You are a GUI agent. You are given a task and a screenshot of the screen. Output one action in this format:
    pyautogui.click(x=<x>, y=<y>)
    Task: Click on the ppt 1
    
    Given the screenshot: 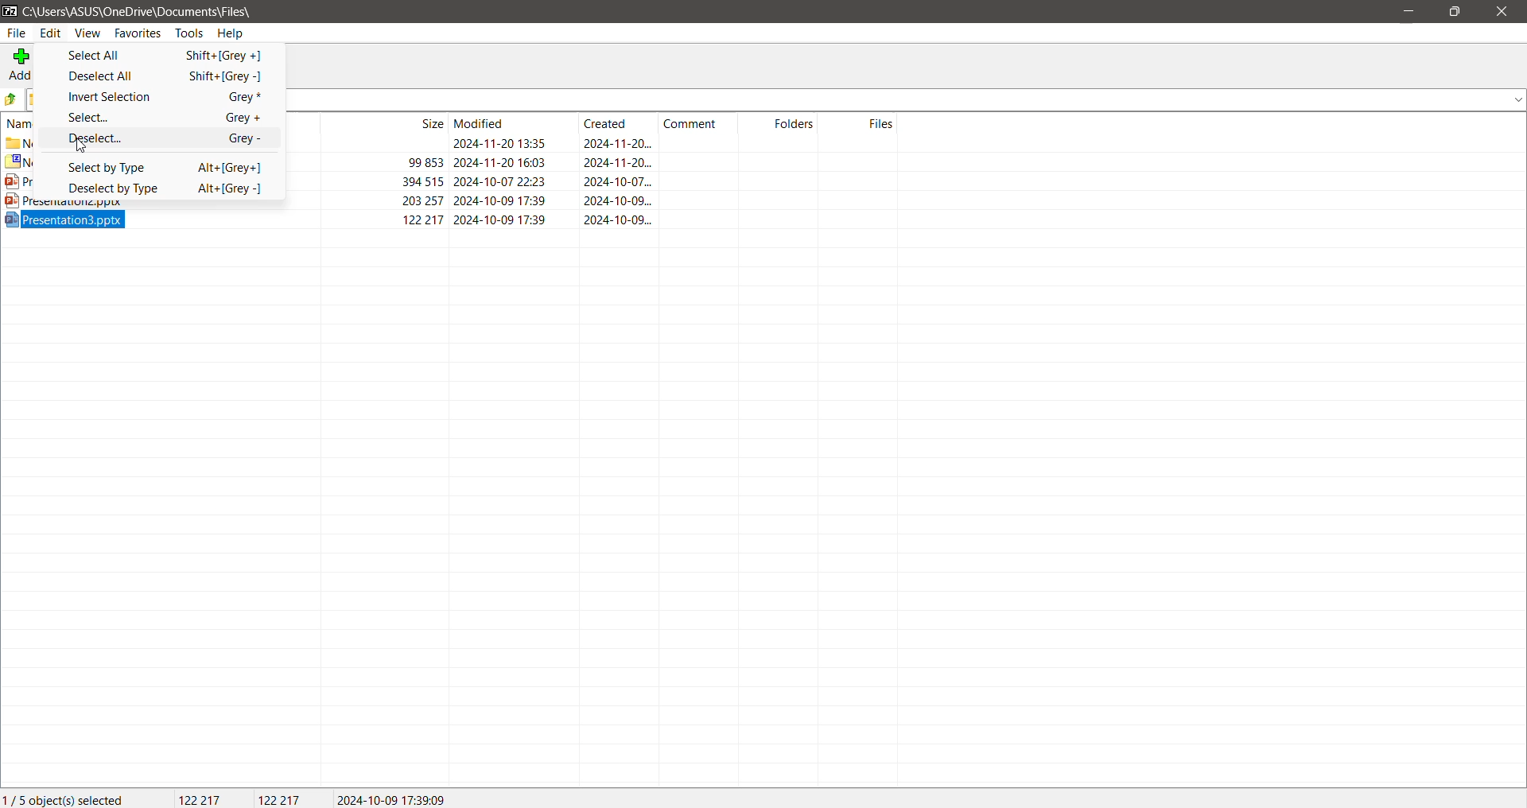 What is the action you would take?
    pyautogui.click(x=592, y=181)
    